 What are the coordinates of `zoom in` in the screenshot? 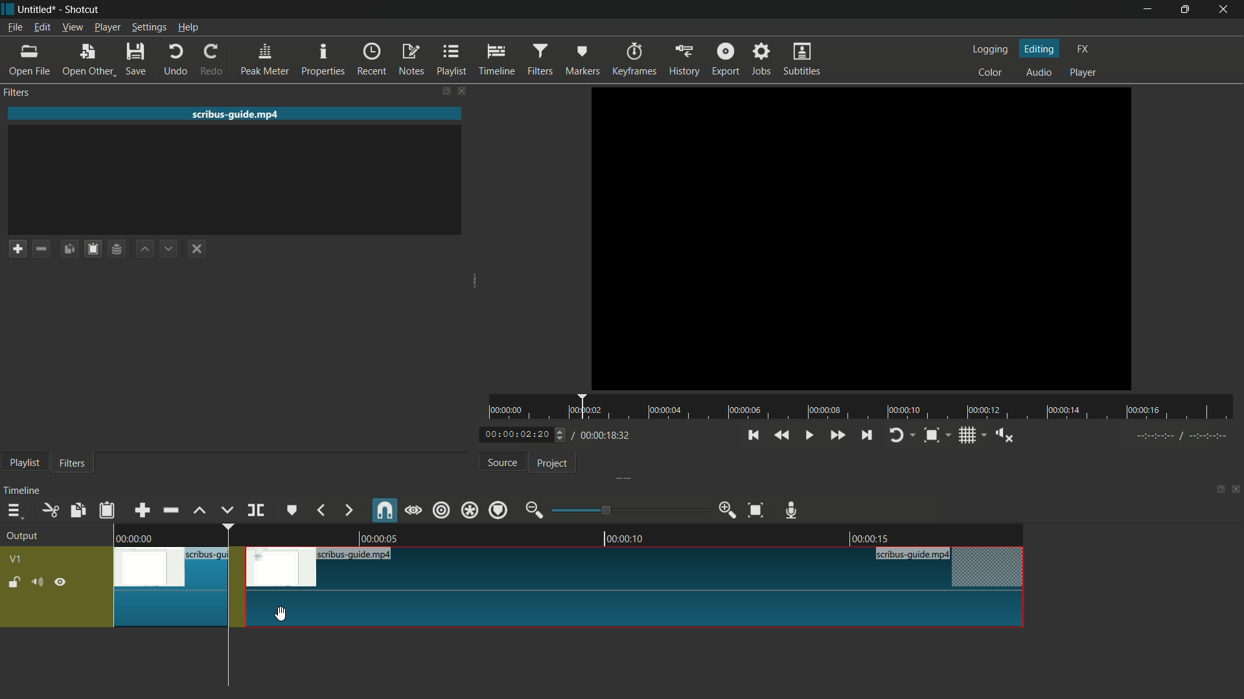 It's located at (726, 511).